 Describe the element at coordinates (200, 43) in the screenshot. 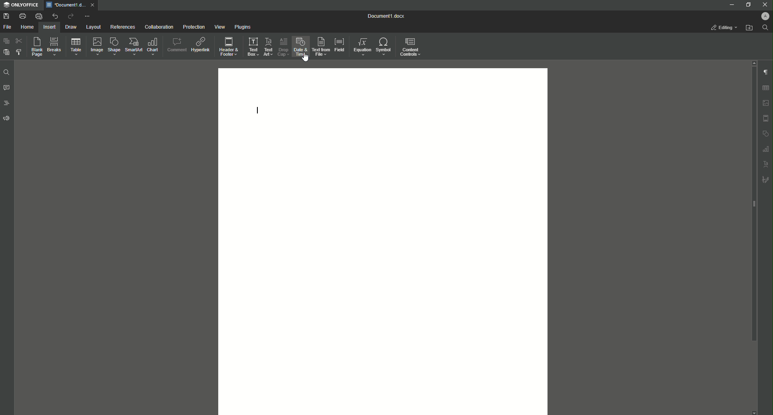

I see `Hyperlink` at that location.